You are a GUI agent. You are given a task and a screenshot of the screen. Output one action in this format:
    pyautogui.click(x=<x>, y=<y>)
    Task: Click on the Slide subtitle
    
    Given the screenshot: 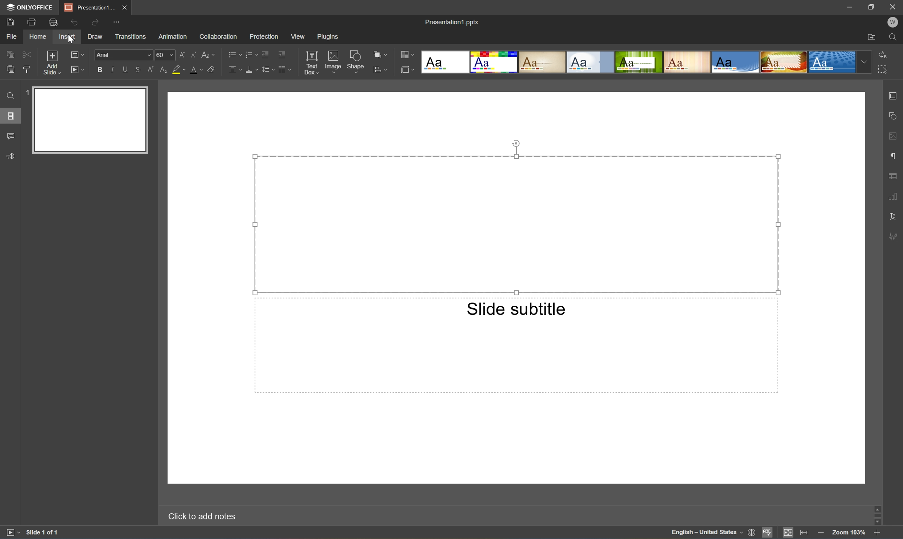 What is the action you would take?
    pyautogui.click(x=516, y=309)
    